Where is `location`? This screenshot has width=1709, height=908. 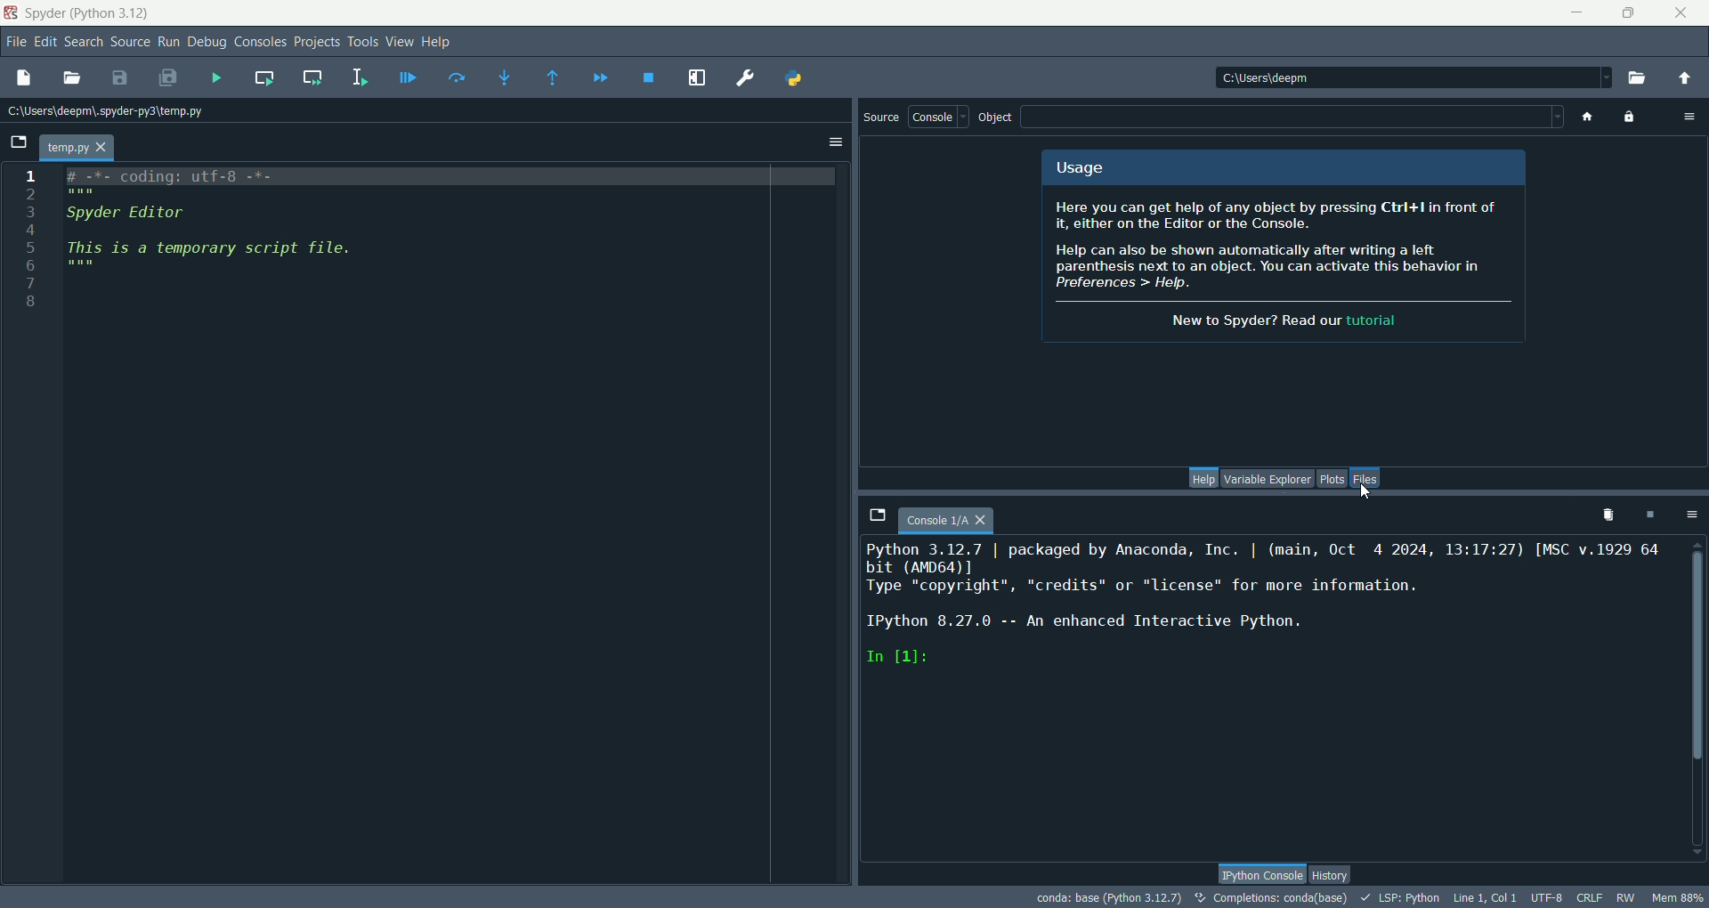 location is located at coordinates (1402, 80).